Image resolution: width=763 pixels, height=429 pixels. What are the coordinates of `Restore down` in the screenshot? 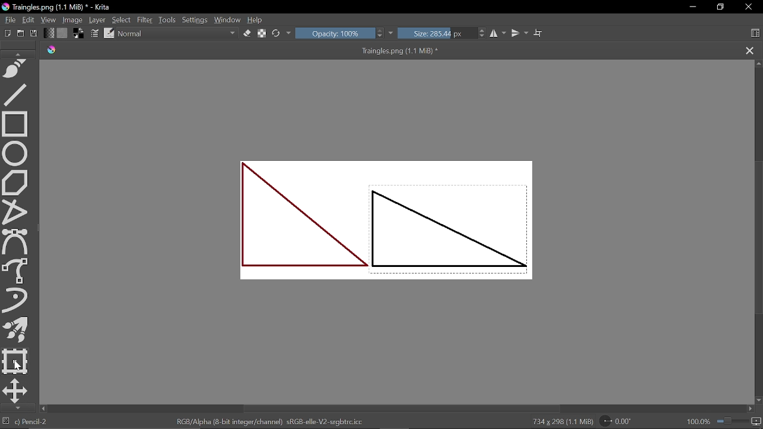 It's located at (719, 8).